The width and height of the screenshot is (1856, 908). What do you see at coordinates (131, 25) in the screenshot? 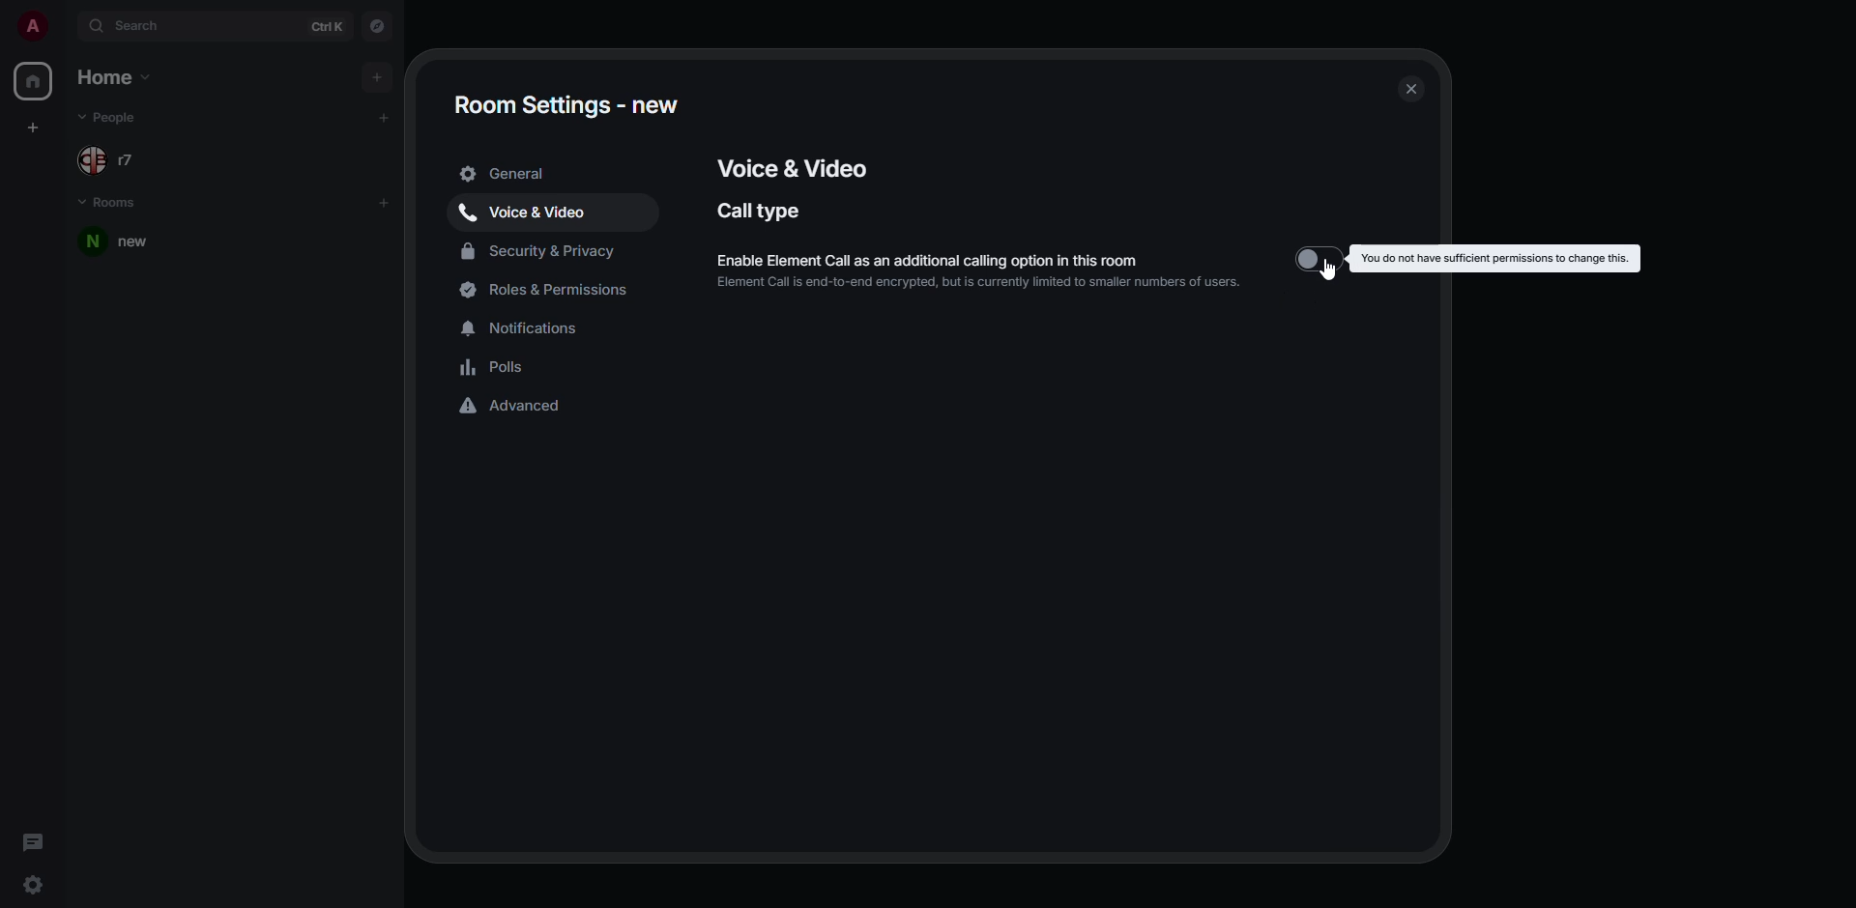
I see `search` at bounding box center [131, 25].